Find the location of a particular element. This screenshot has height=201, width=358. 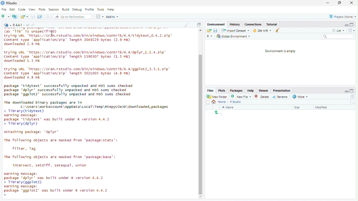

Build is located at coordinates (65, 9).